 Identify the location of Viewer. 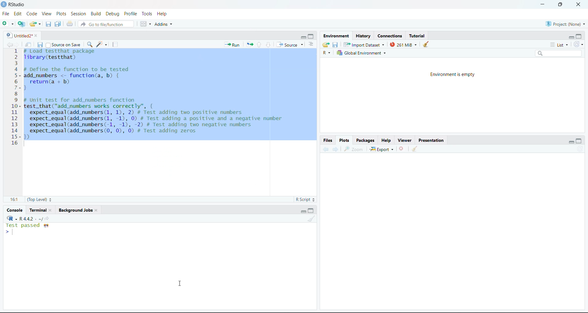
(404, 141).